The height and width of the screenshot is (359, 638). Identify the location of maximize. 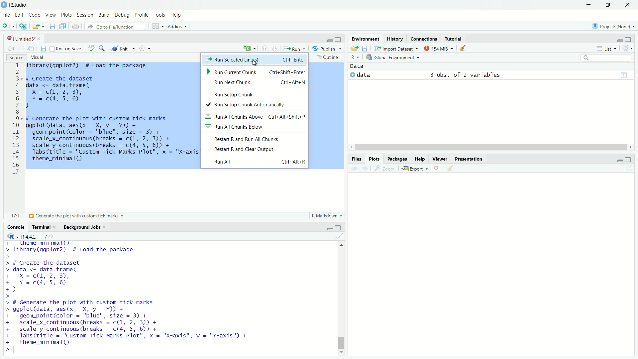
(339, 39).